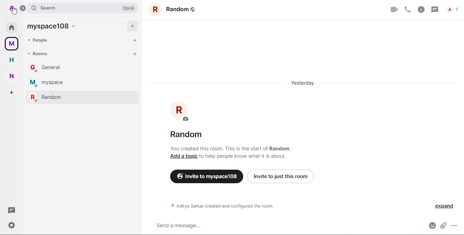 This screenshot has height=235, width=464. Describe the element at coordinates (13, 44) in the screenshot. I see `myspace` at that location.